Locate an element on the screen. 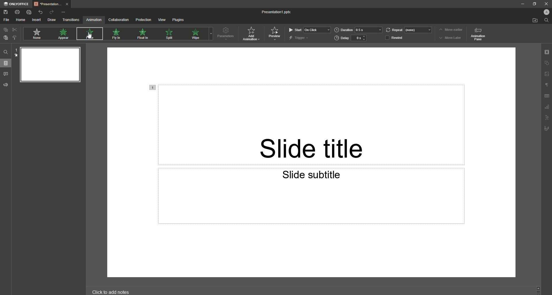 Image resolution: width=552 pixels, height=295 pixels. Wipe is located at coordinates (195, 34).